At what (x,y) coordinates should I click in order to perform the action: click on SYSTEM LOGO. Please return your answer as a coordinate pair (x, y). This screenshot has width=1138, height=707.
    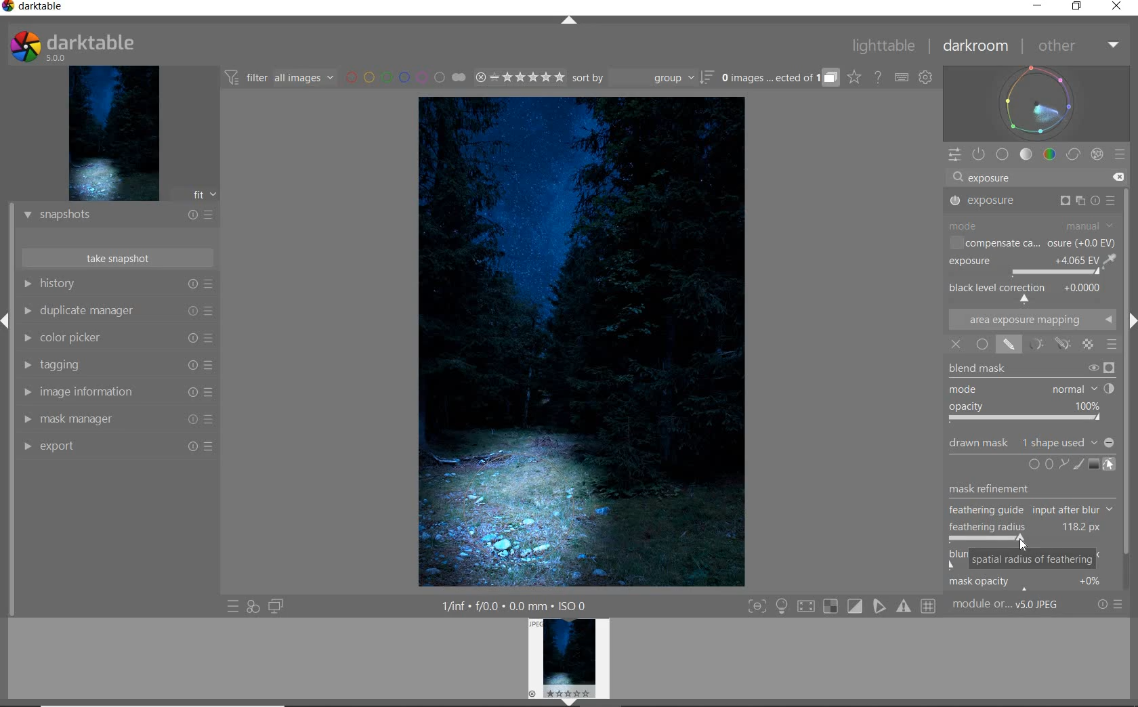
    Looking at the image, I should click on (74, 45).